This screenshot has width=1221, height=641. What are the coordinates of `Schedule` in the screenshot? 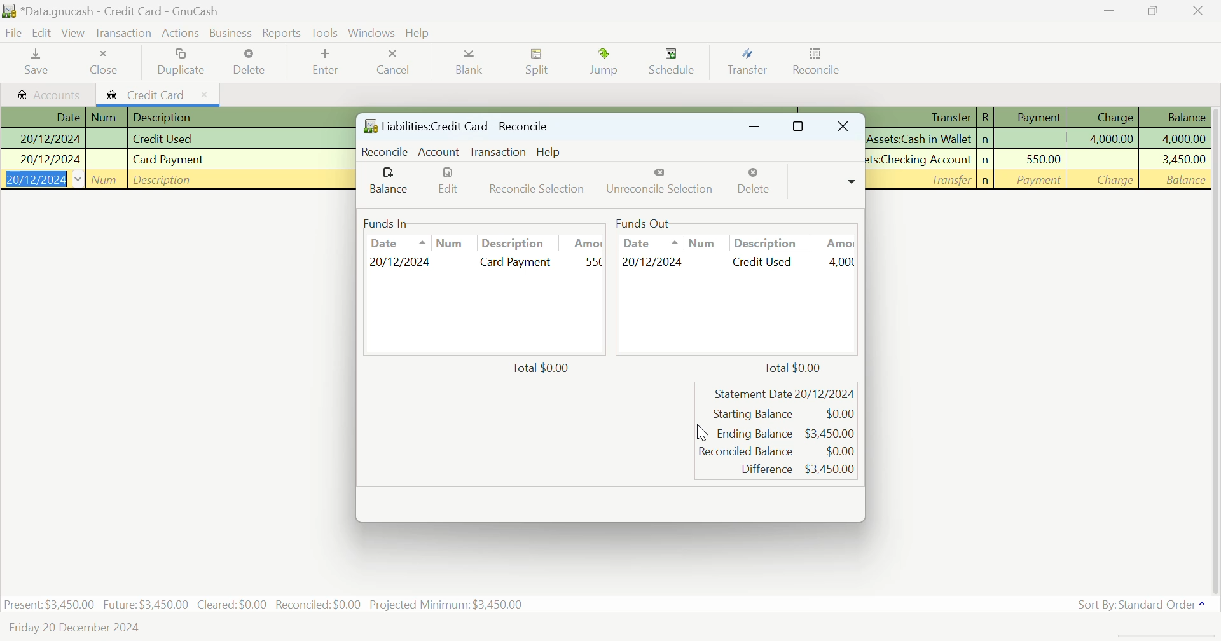 It's located at (672, 65).